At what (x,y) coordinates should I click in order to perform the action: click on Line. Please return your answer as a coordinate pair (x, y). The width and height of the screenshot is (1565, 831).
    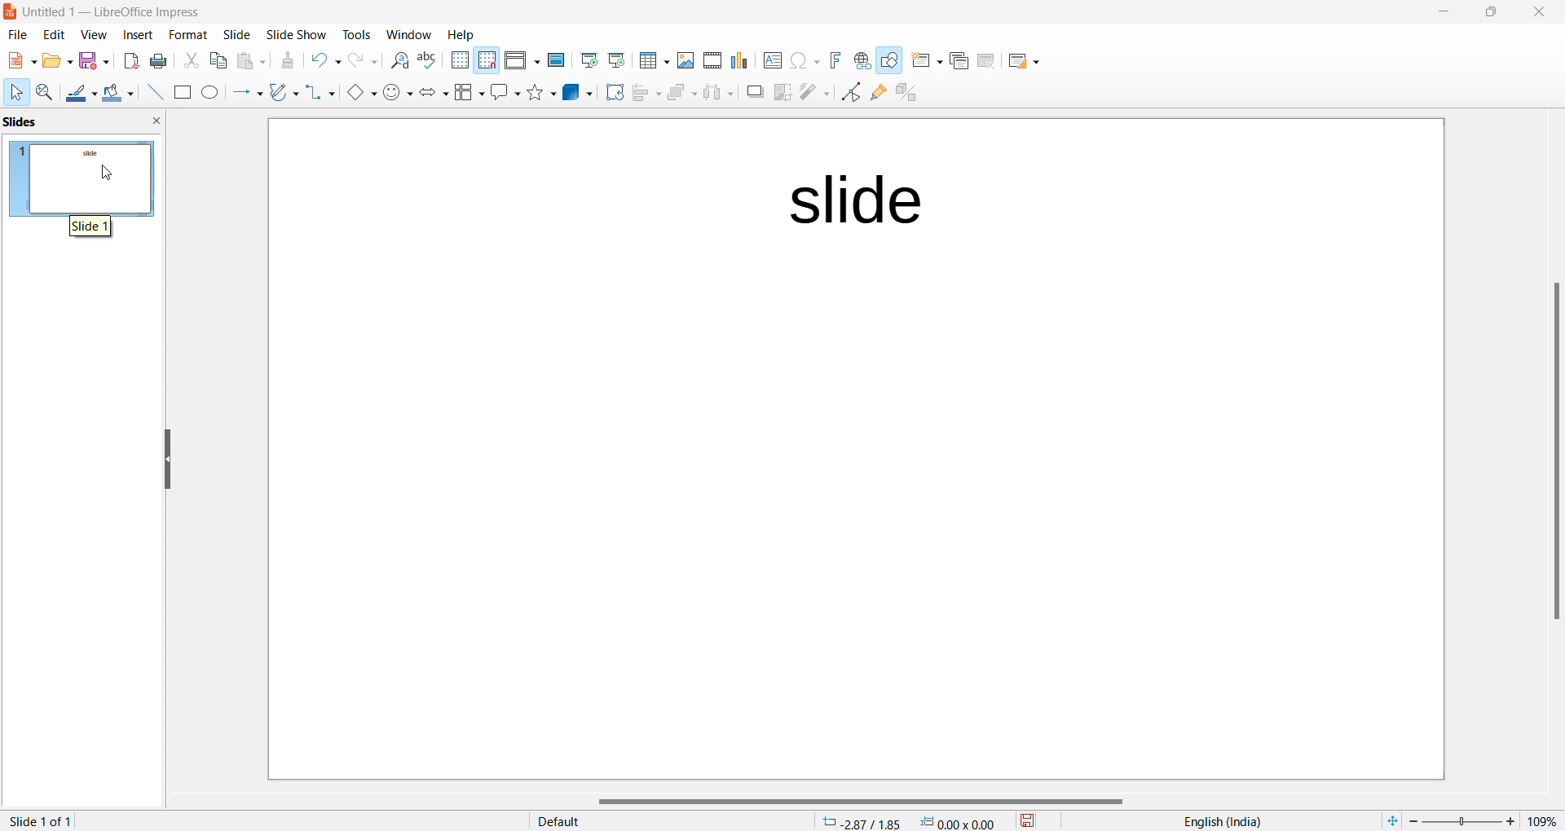
    Looking at the image, I should click on (150, 93).